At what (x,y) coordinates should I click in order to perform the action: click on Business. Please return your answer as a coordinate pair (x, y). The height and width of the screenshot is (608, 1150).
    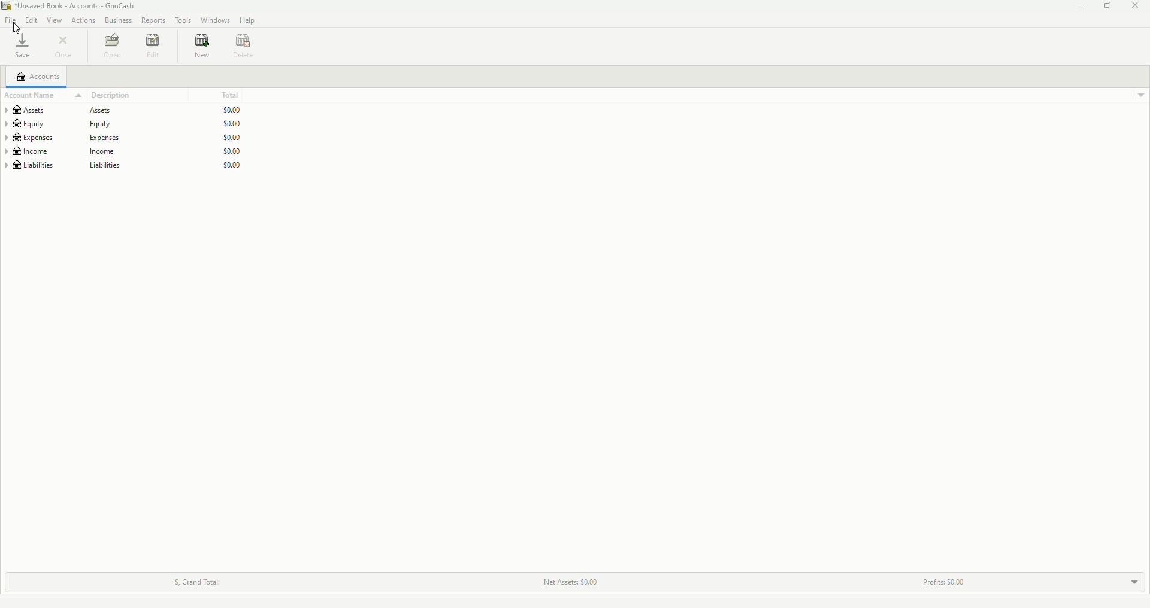
    Looking at the image, I should click on (117, 21).